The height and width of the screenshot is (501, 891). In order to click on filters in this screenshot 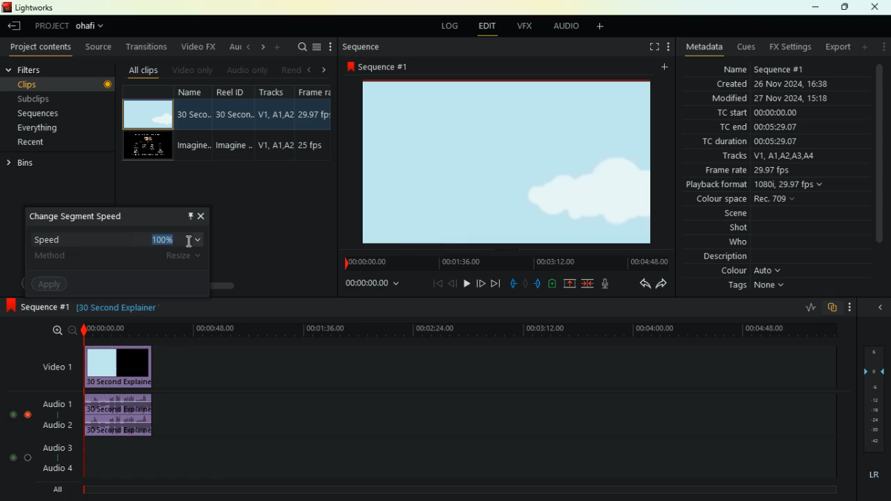, I will do `click(40, 69)`.